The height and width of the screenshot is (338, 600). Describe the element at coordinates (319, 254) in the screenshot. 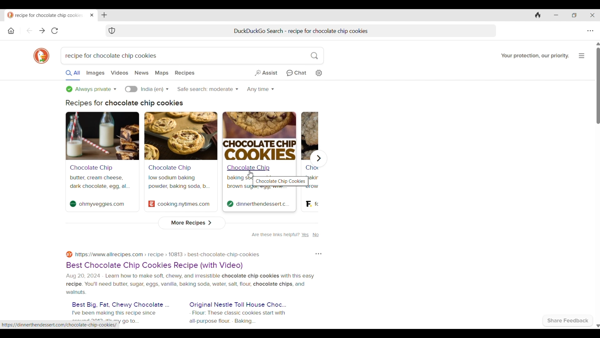

I see `Feedback loop of respective search result` at that location.